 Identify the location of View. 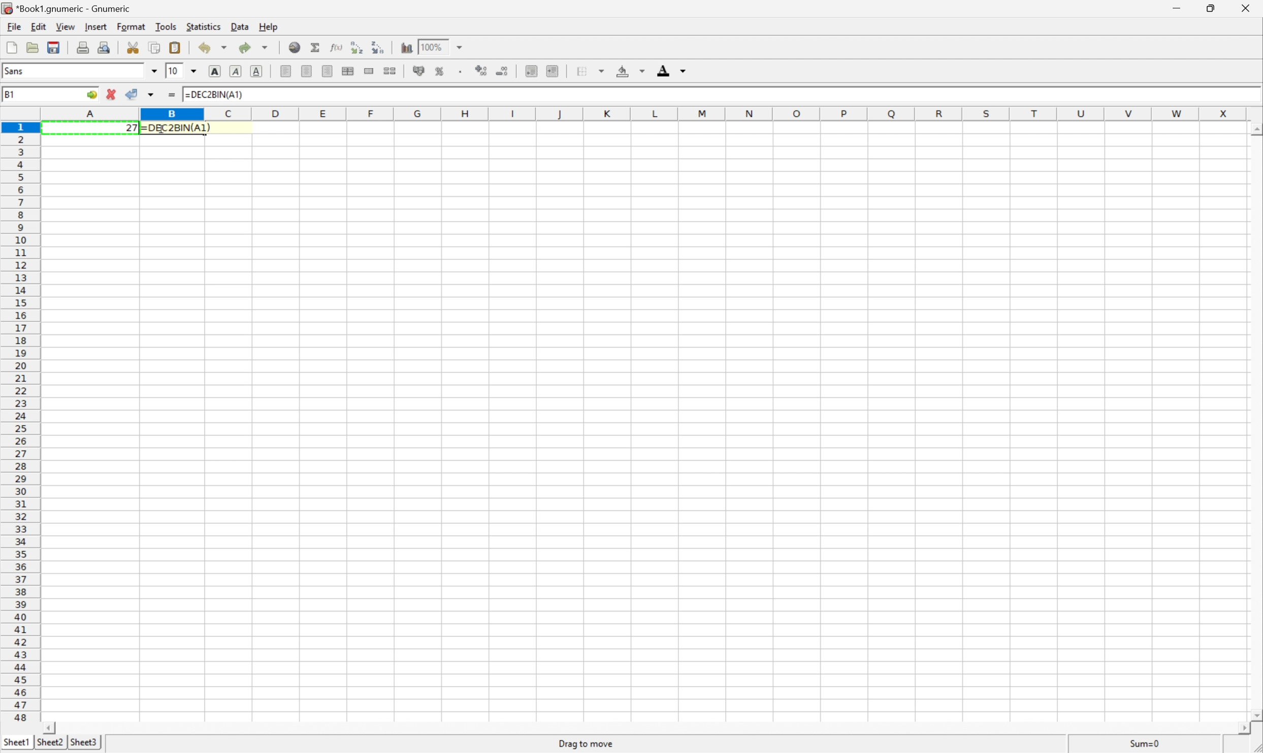
(66, 26).